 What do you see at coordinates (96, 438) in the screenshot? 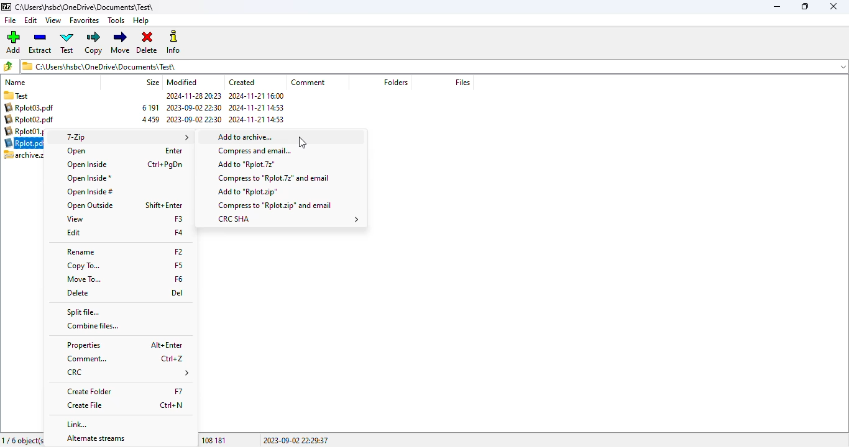
I see `alternate streams` at bounding box center [96, 438].